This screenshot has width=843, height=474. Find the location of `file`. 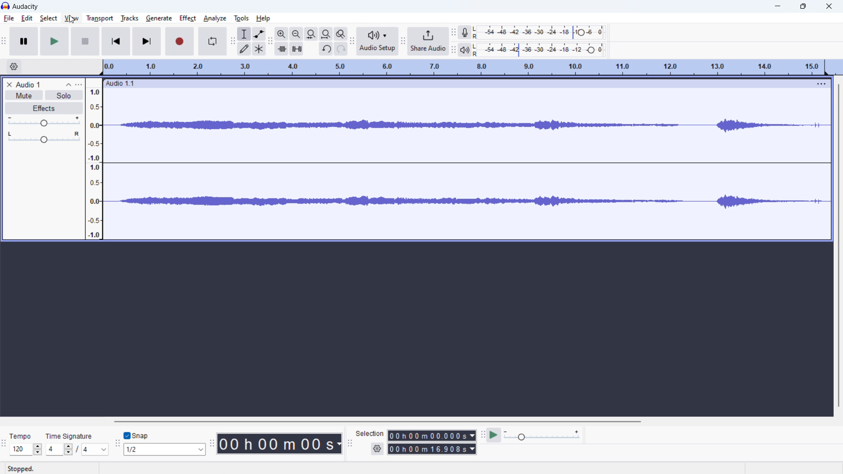

file is located at coordinates (9, 18).